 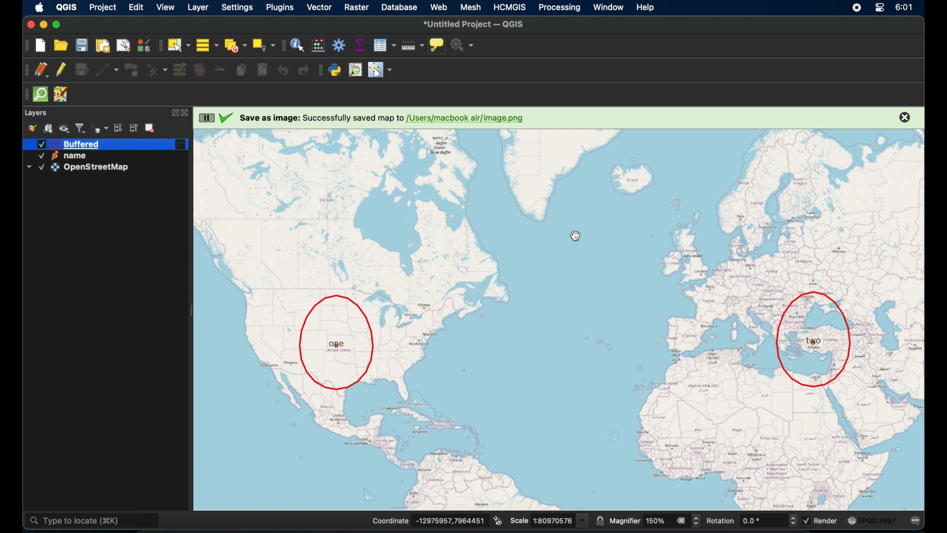 I want to click on expand all, so click(x=118, y=127).